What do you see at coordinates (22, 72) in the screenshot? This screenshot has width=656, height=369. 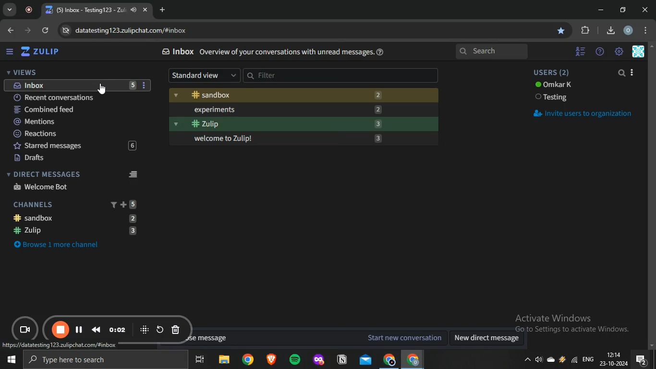 I see `views` at bounding box center [22, 72].